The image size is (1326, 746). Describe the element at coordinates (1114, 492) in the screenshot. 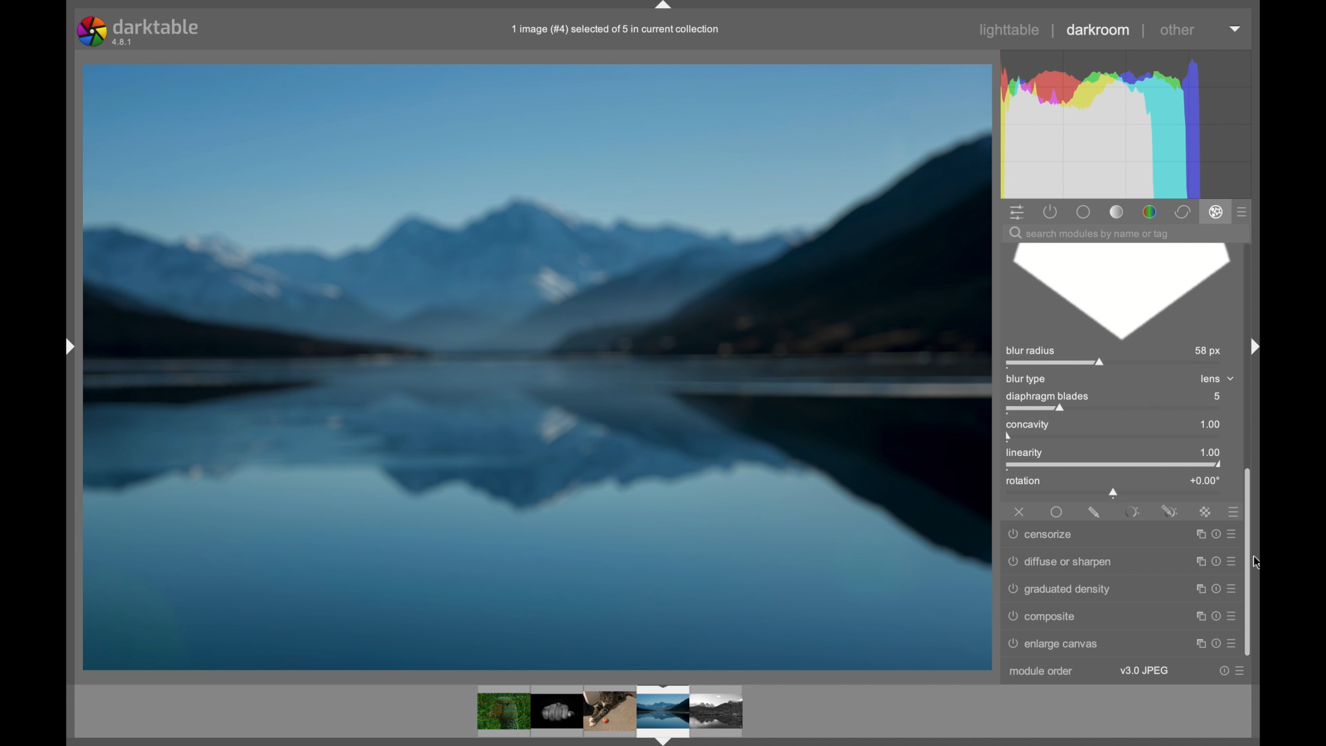

I see `slider` at that location.